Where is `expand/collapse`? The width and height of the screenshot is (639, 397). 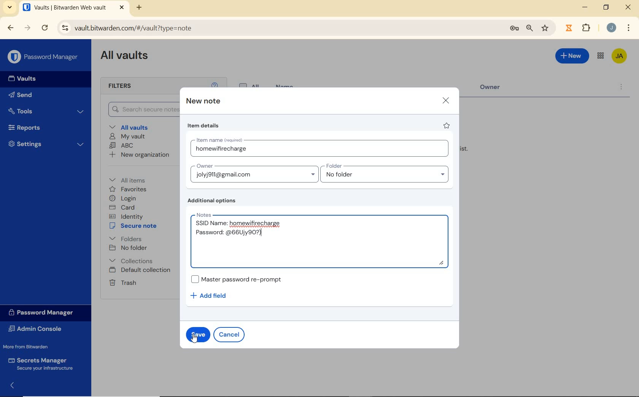 expand/collapse is located at coordinates (10, 387).